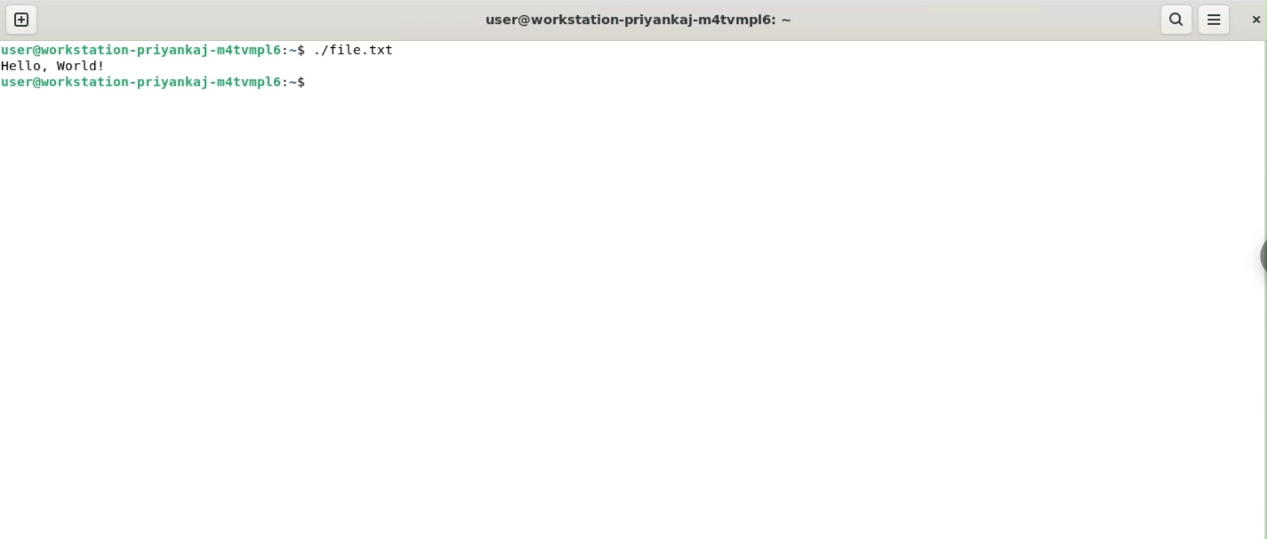 This screenshot has height=539, width=1267. Describe the element at coordinates (1215, 21) in the screenshot. I see `menu` at that location.